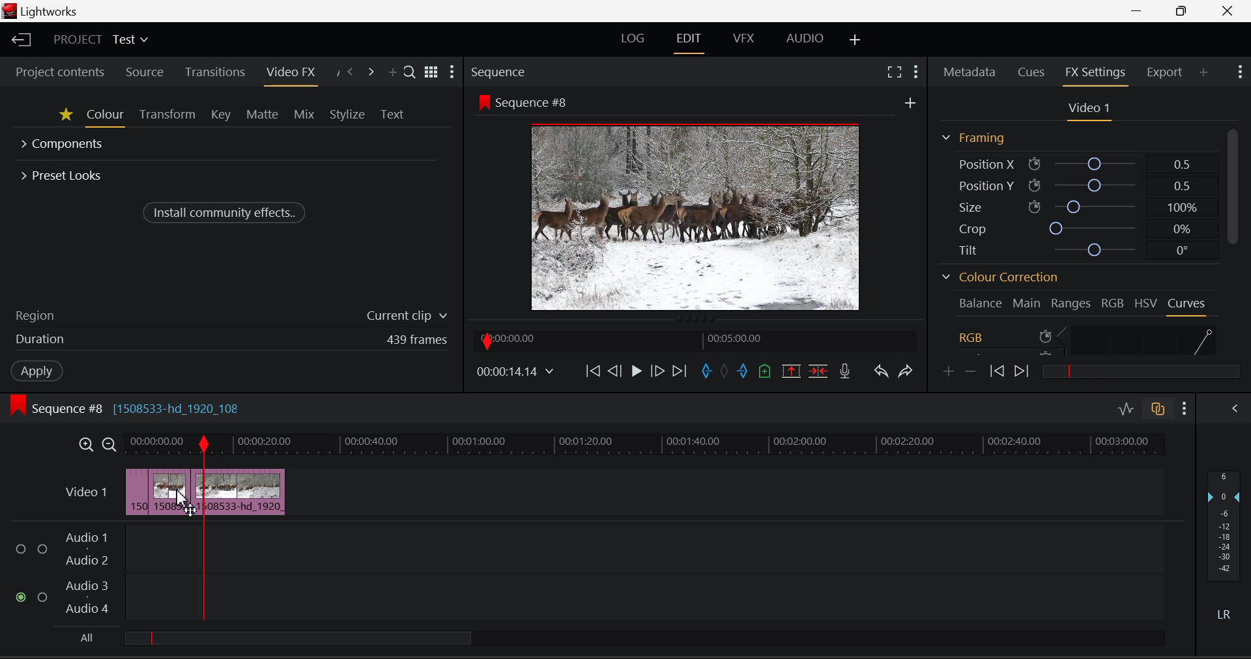 The width and height of the screenshot is (1251, 659). What do you see at coordinates (289, 72) in the screenshot?
I see `Video FX` at bounding box center [289, 72].